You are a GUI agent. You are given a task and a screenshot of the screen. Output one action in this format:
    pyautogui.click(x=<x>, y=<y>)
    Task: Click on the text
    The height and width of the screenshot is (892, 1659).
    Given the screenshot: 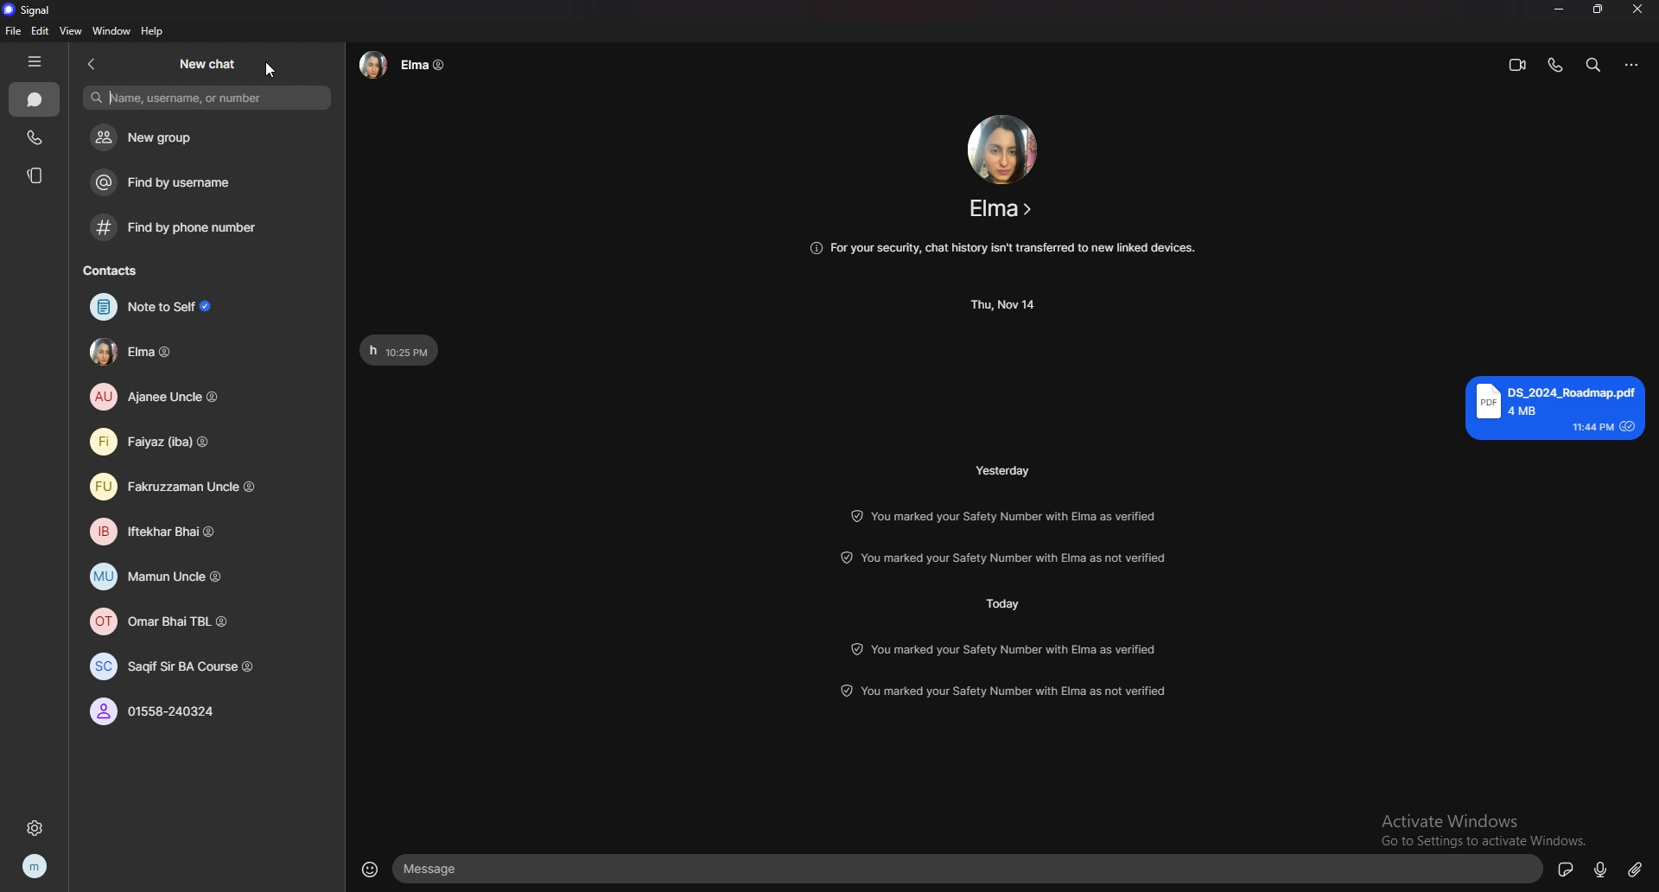 What is the action you would take?
    pyautogui.click(x=1555, y=407)
    